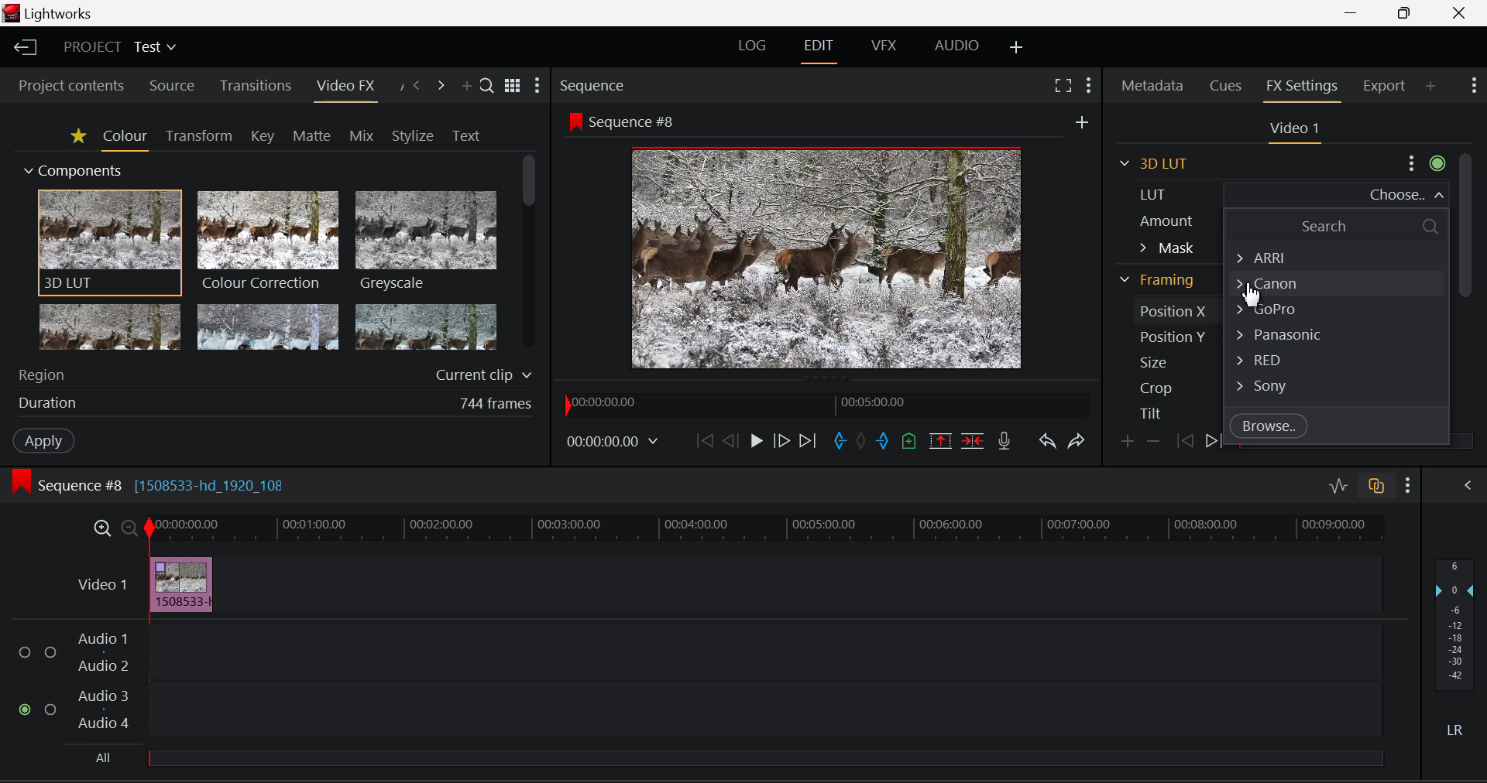 The height and width of the screenshot is (783, 1487). I want to click on Close, so click(1465, 13).